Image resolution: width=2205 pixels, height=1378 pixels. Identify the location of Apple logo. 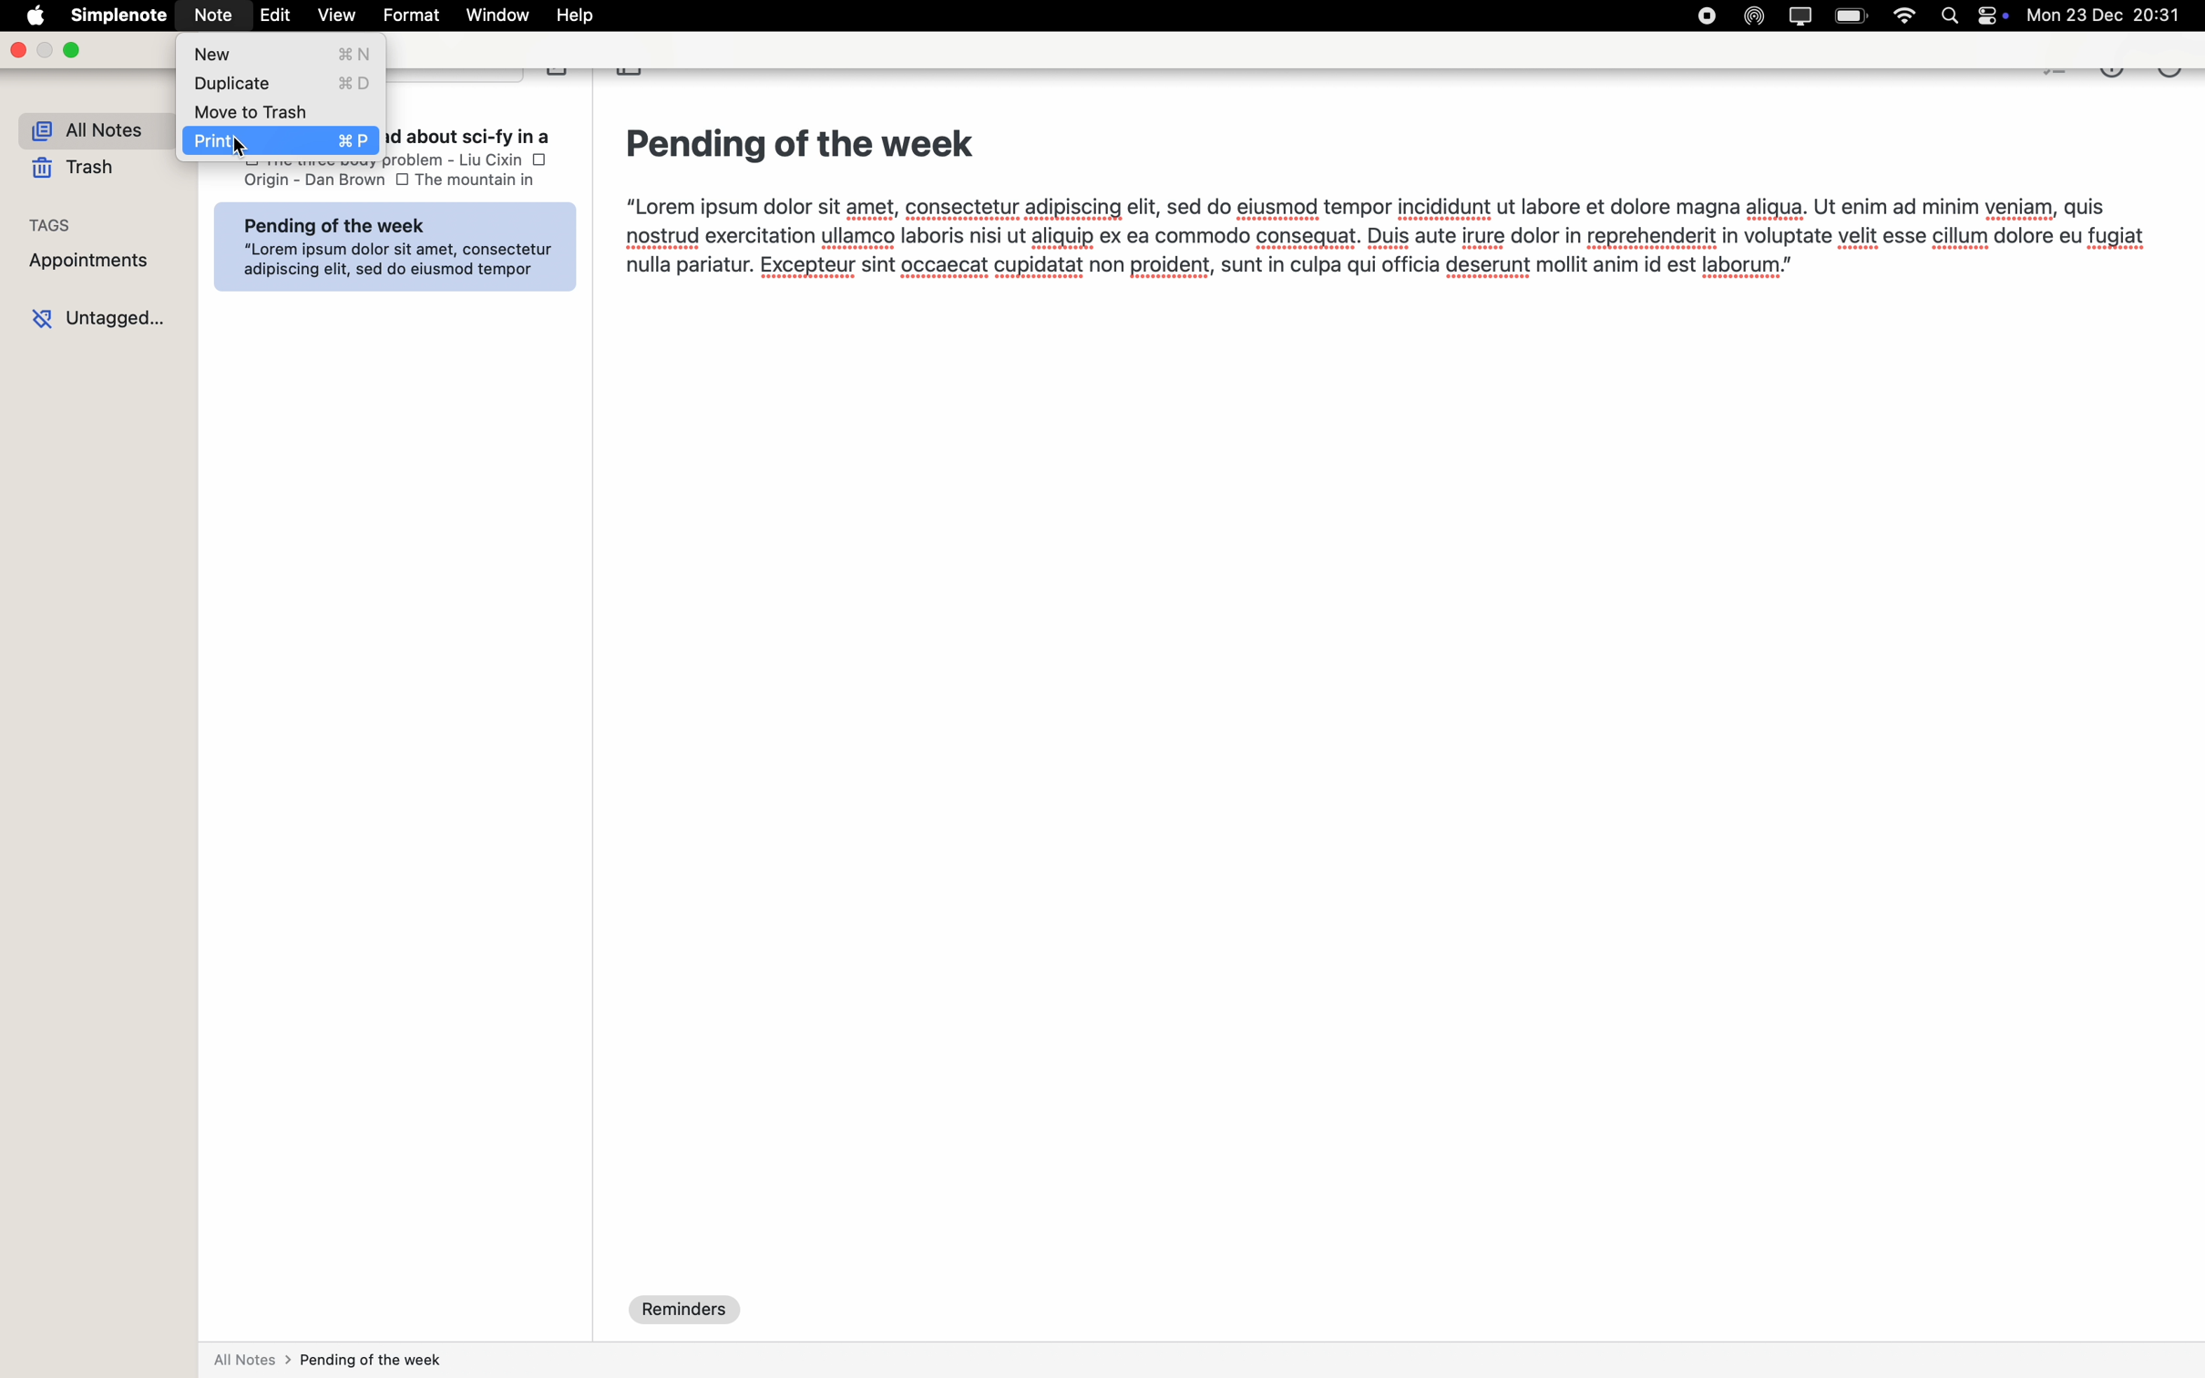
(26, 15).